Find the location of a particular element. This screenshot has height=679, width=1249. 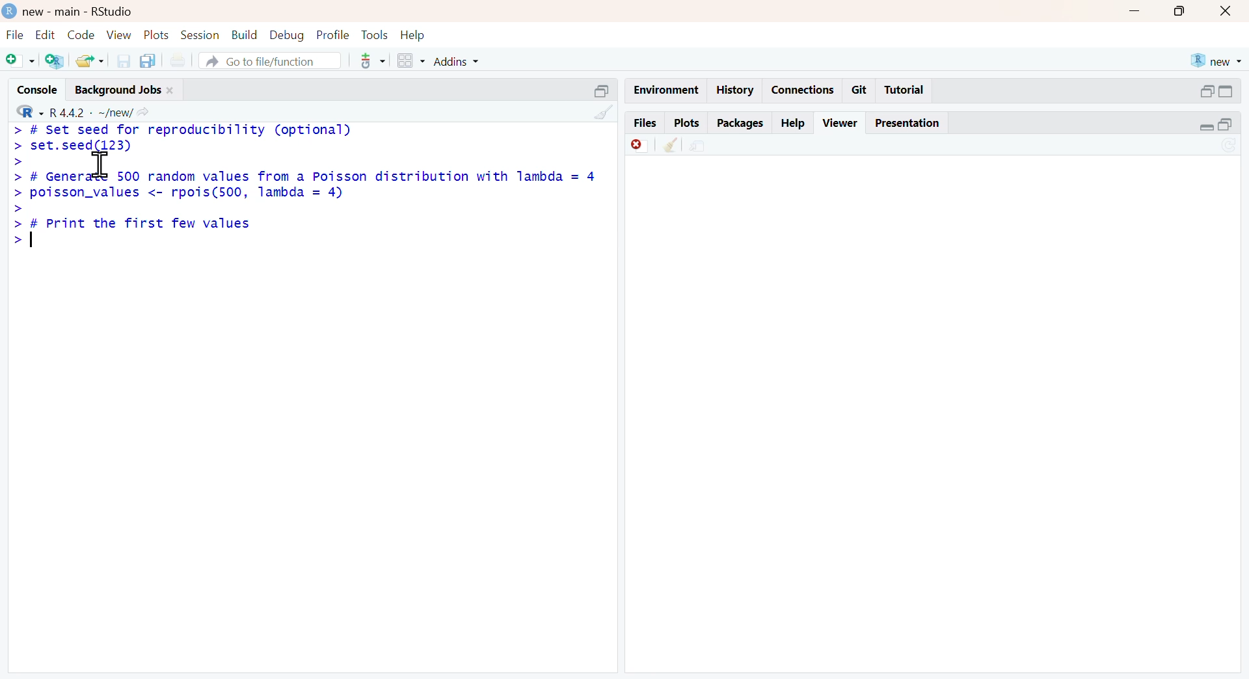

> # set seed for reproducibility (optional)
set.seed(123) is located at coordinates (183, 139).